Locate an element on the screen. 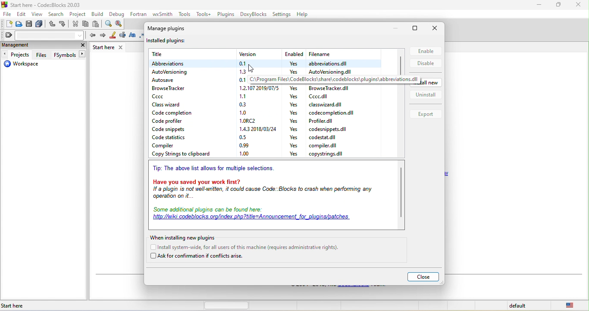 This screenshot has height=311, width=589. prev is located at coordinates (91, 34).